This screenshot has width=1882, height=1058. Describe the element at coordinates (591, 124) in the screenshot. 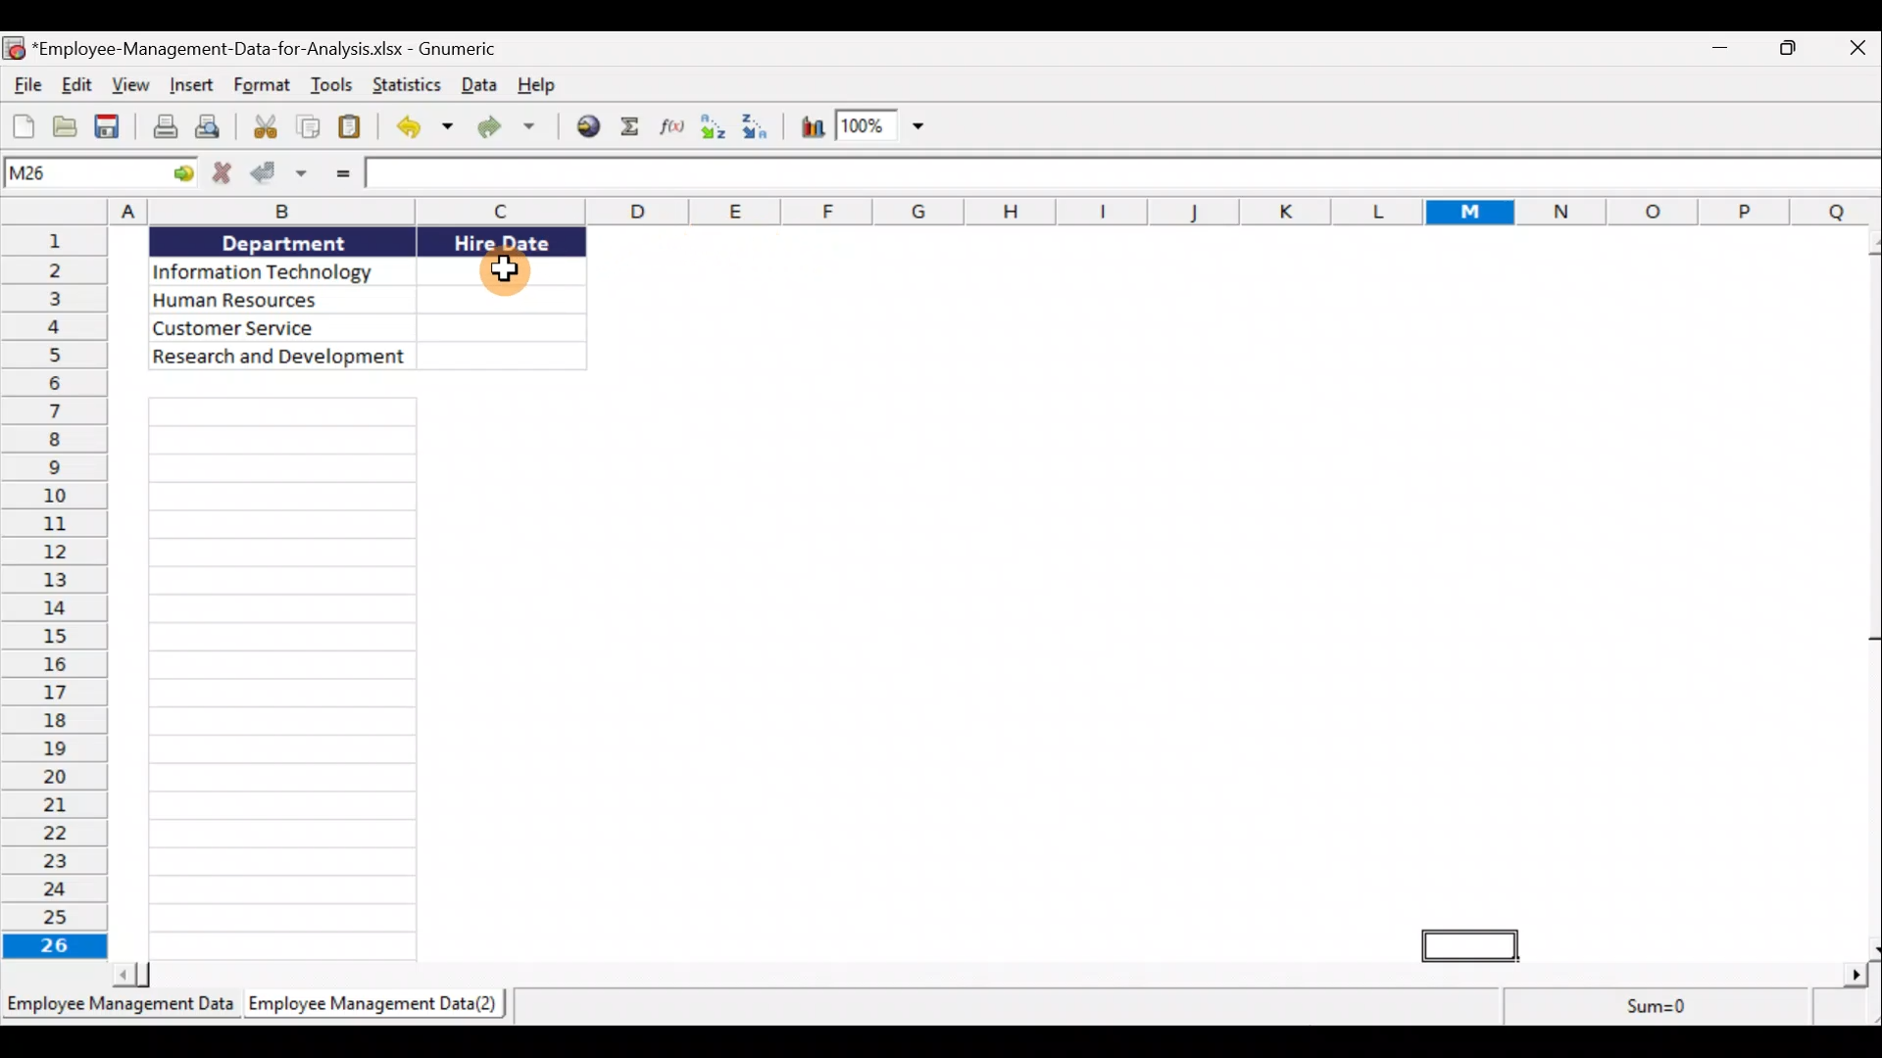

I see `Insert hyperlink` at that location.